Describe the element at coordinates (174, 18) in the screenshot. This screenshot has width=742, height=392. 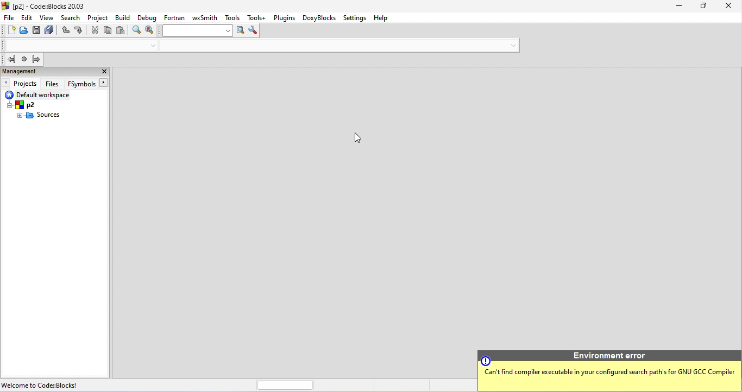
I see `fortran` at that location.